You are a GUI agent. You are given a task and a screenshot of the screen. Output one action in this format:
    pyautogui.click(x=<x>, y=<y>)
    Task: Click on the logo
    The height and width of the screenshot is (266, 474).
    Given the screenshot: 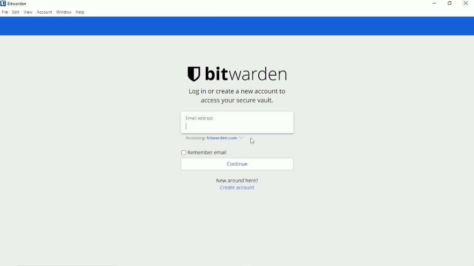 What is the action you would take?
    pyautogui.click(x=193, y=73)
    